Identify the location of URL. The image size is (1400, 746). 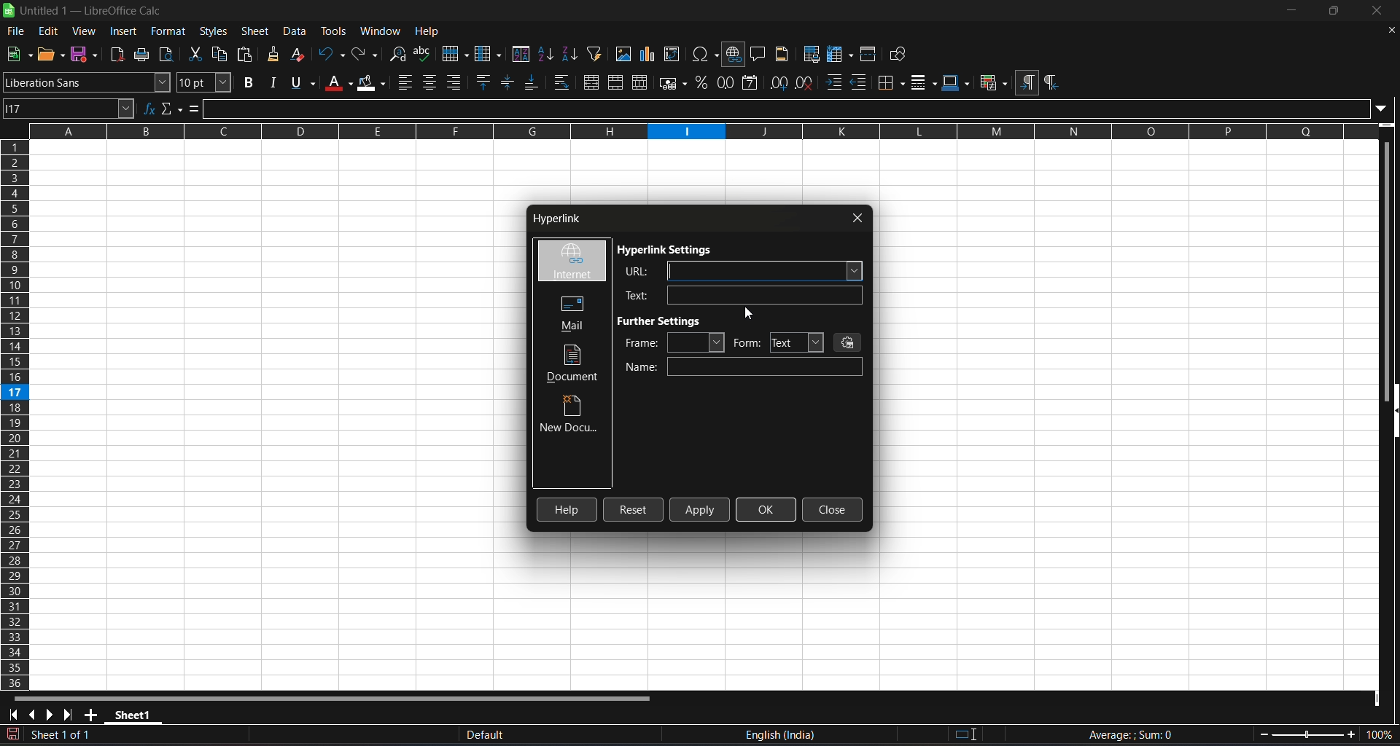
(738, 270).